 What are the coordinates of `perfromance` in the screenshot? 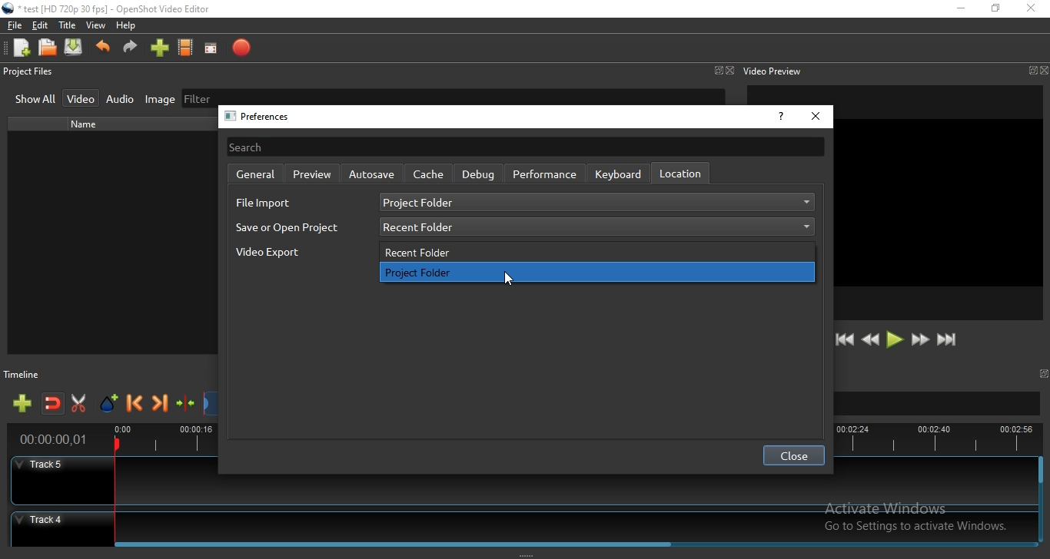 It's located at (545, 174).